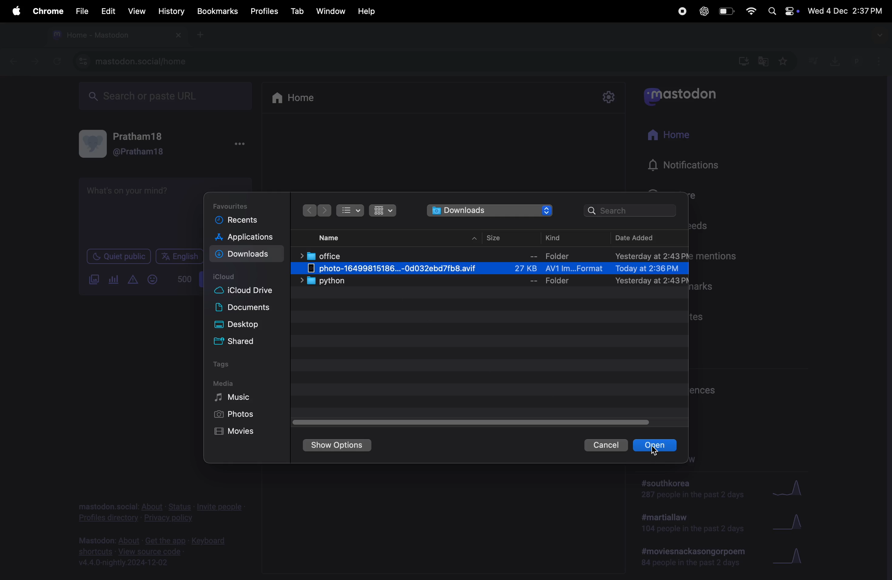 This screenshot has height=580, width=892. What do you see at coordinates (246, 309) in the screenshot?
I see `documents` at bounding box center [246, 309].